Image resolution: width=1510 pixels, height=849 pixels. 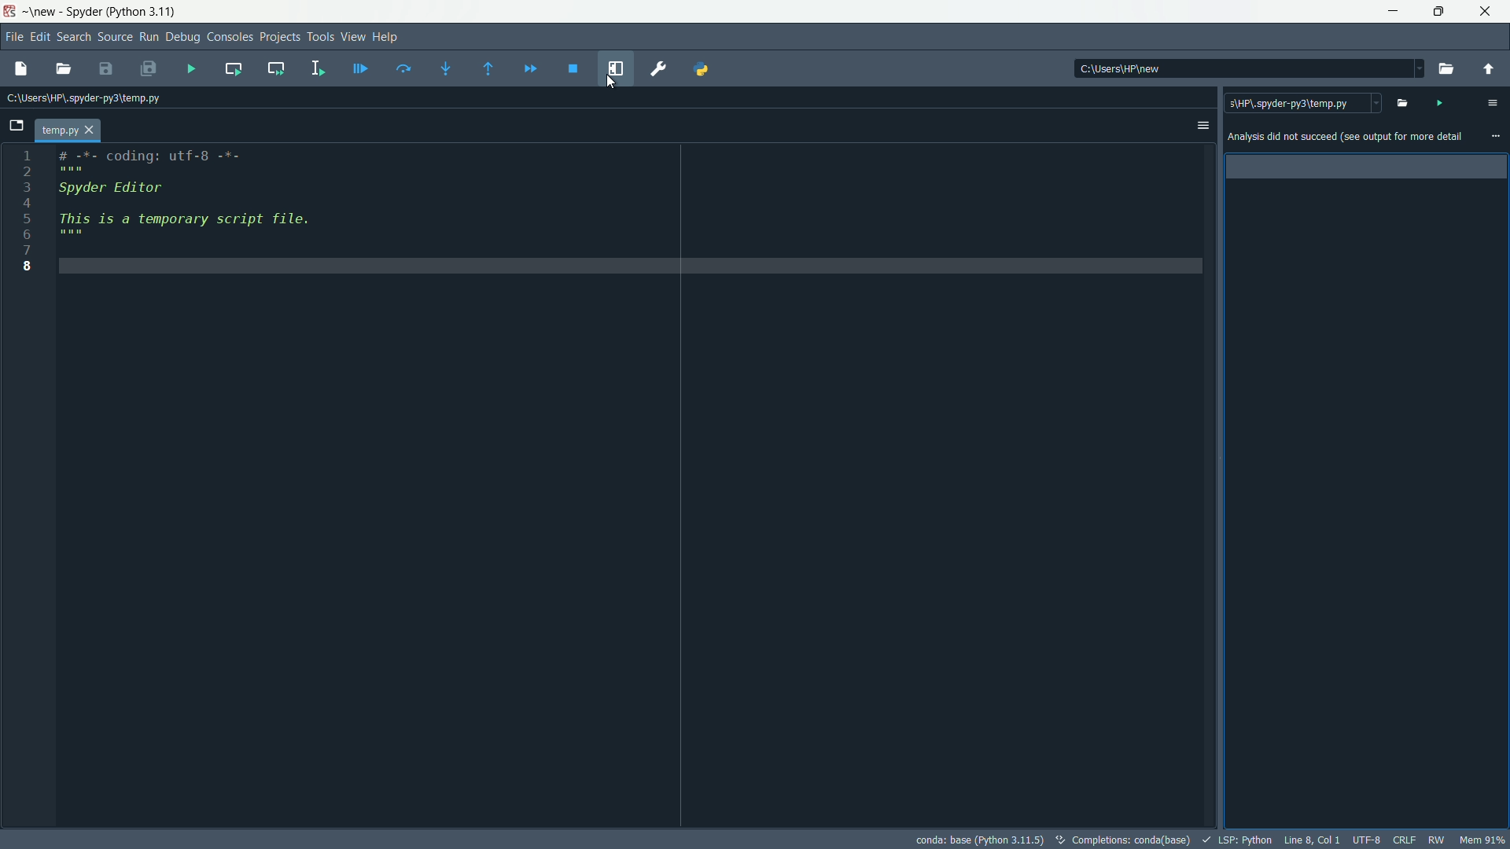 I want to click on maximize, so click(x=1442, y=12).